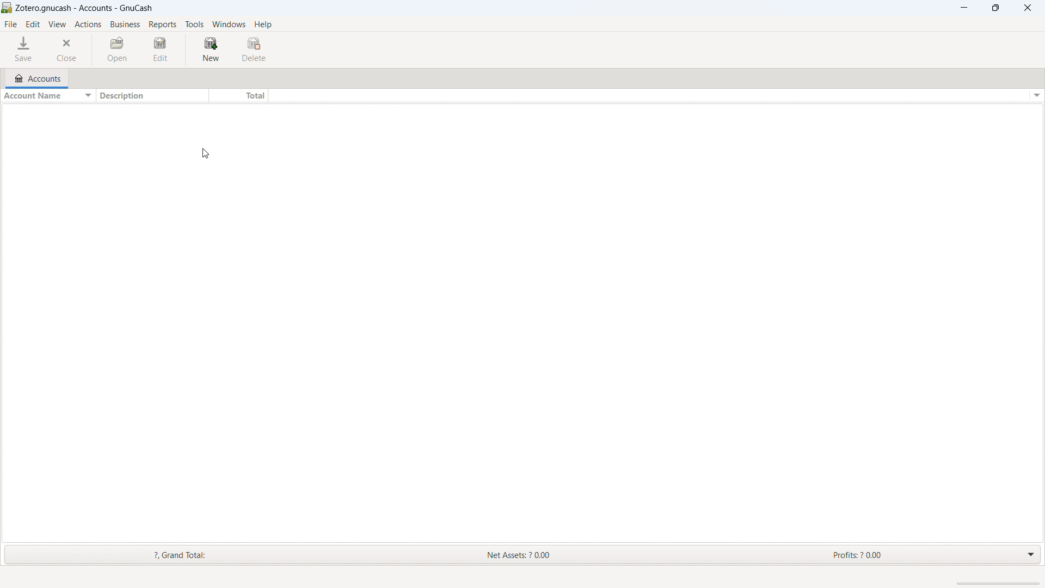 The width and height of the screenshot is (1045, 588). I want to click on edit, so click(33, 24).